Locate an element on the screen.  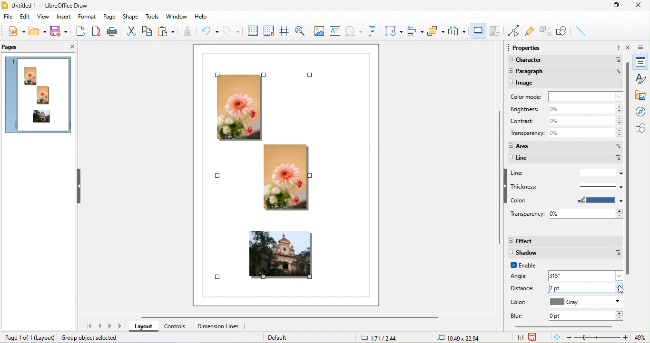
close is located at coordinates (68, 47).